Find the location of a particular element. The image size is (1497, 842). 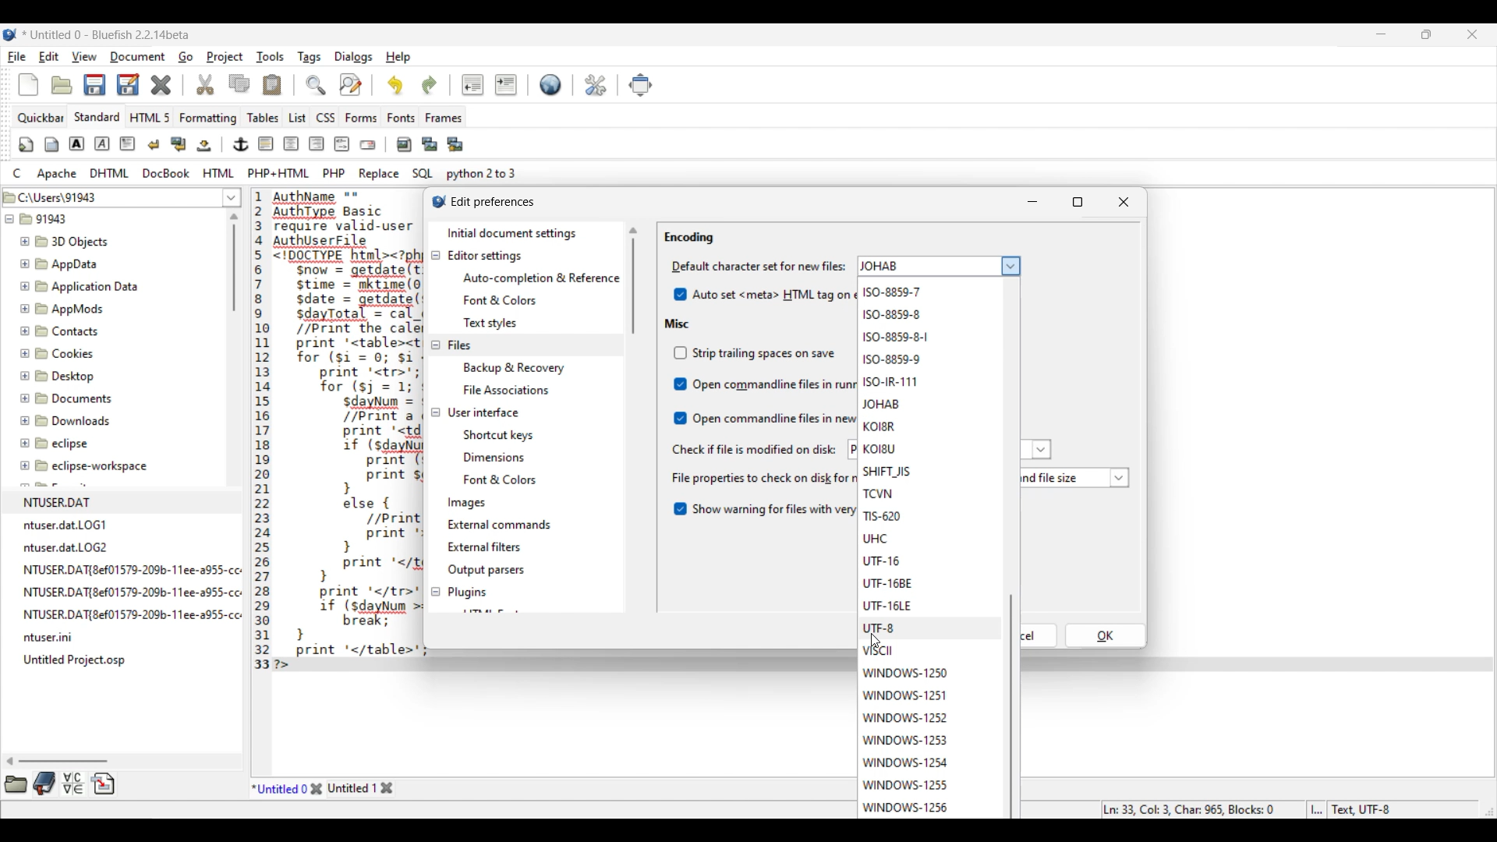

Move is located at coordinates (641, 85).